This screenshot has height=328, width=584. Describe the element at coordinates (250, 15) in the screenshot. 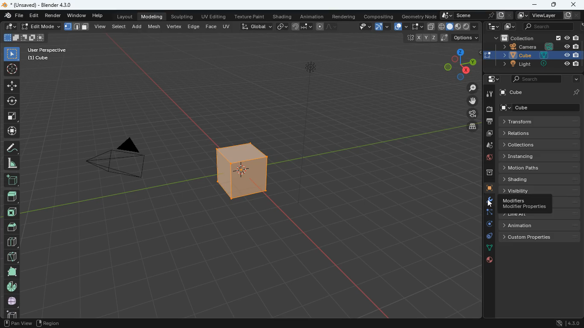

I see `texture paint` at that location.